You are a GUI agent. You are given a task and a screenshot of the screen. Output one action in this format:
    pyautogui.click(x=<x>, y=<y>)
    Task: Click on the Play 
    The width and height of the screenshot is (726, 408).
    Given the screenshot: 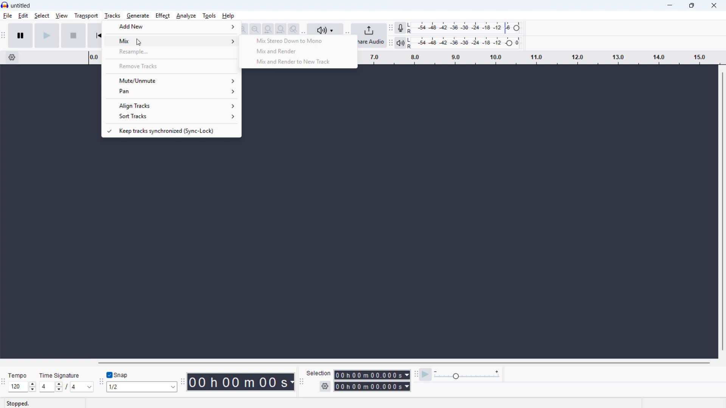 What is the action you would take?
    pyautogui.click(x=48, y=36)
    